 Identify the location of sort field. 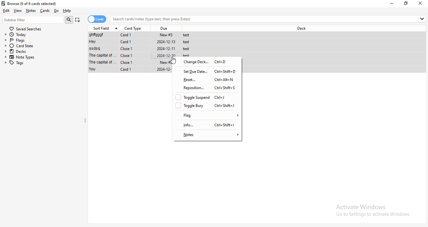
(105, 28).